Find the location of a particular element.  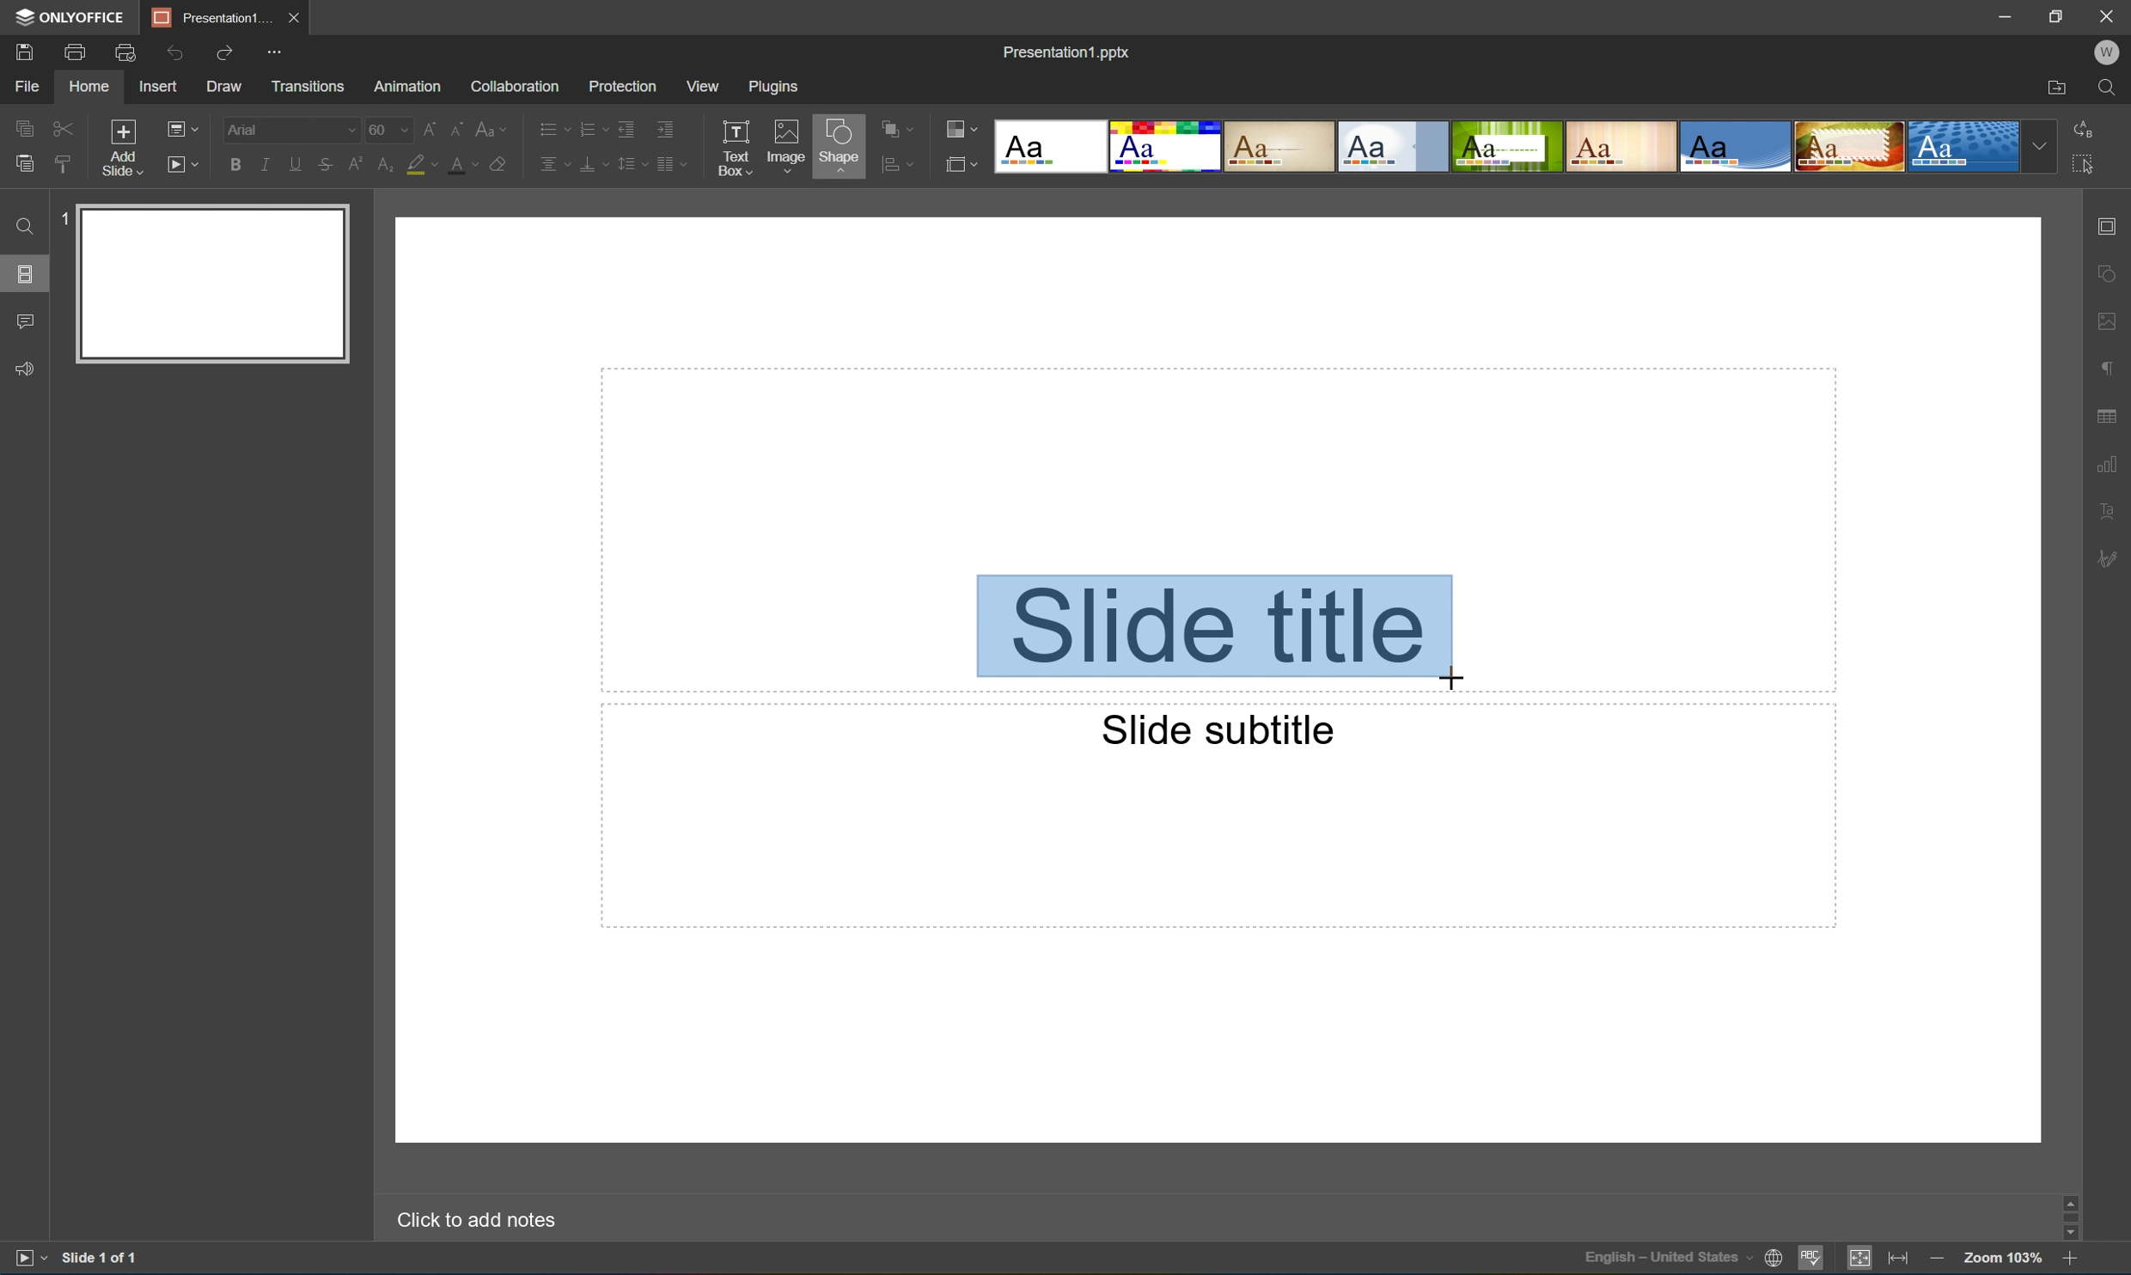

View is located at coordinates (700, 84).